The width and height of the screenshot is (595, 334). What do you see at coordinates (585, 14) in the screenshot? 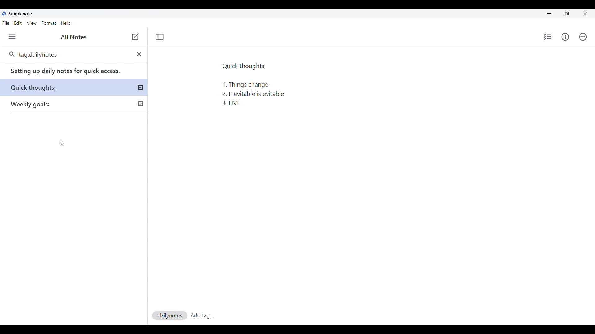
I see `Close` at bounding box center [585, 14].